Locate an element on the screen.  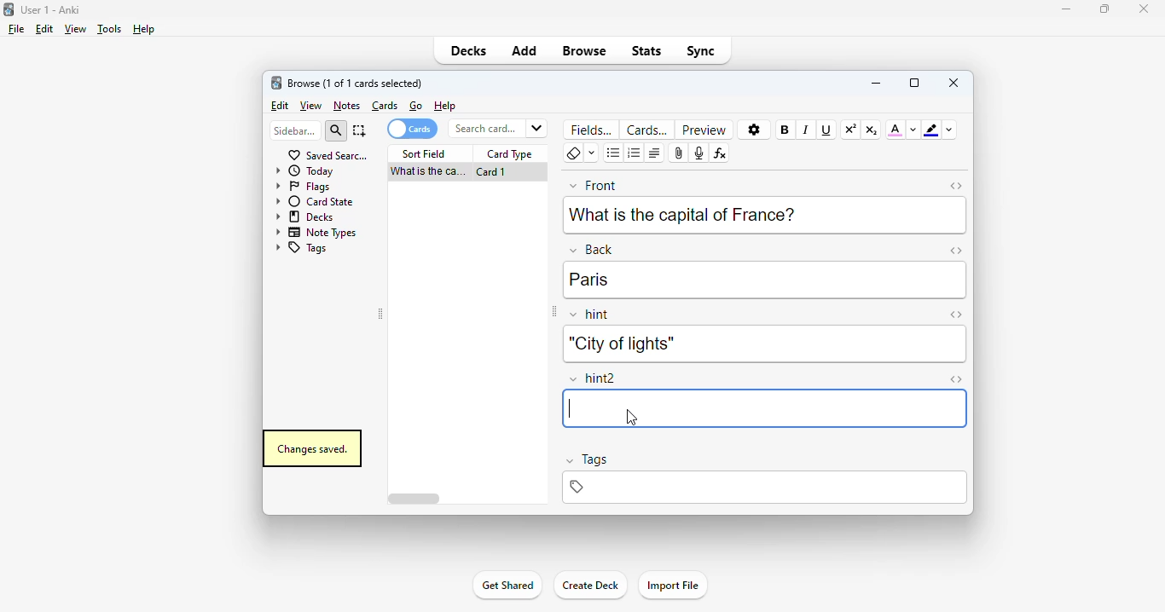
title is located at coordinates (51, 9).